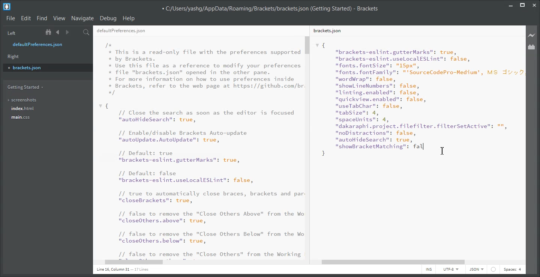 The image size is (540, 277). Describe the element at coordinates (76, 32) in the screenshot. I see `Split the editor vertically or Horizontally` at that location.